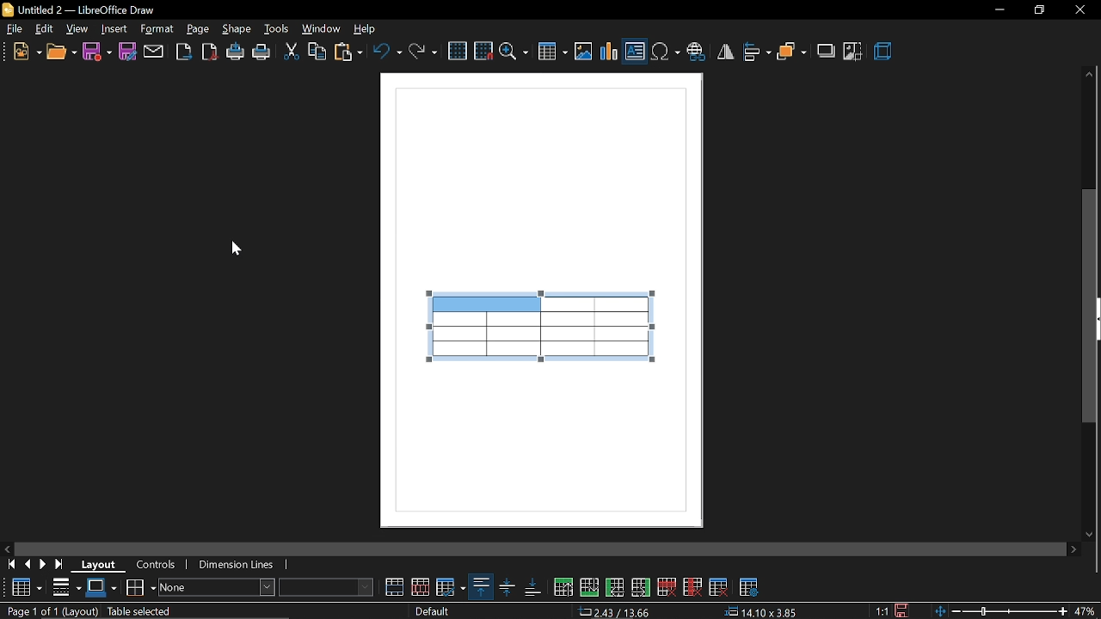  Describe the element at coordinates (1089, 72) in the screenshot. I see `Move up` at that location.